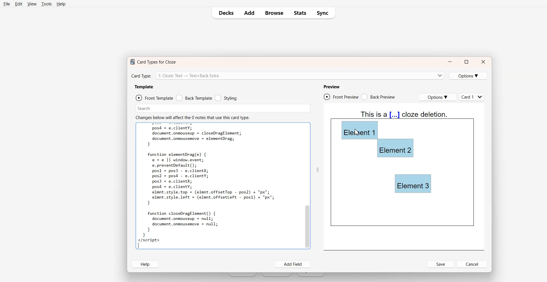 The height and width of the screenshot is (282, 547). I want to click on Element 3, so click(413, 184).